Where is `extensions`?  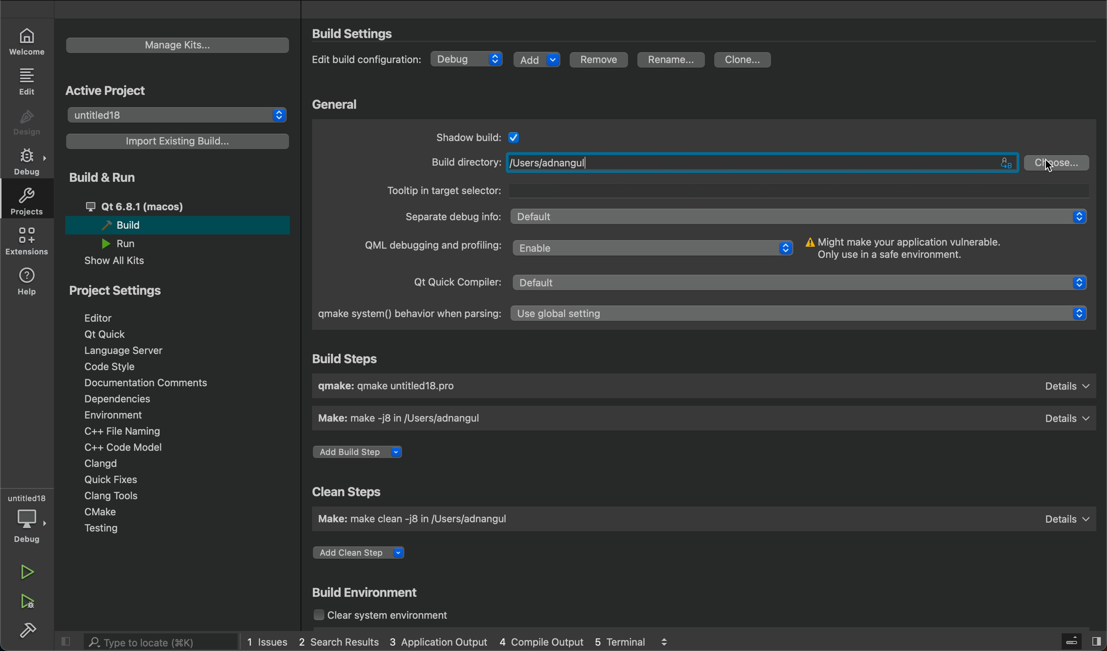
extensions is located at coordinates (27, 244).